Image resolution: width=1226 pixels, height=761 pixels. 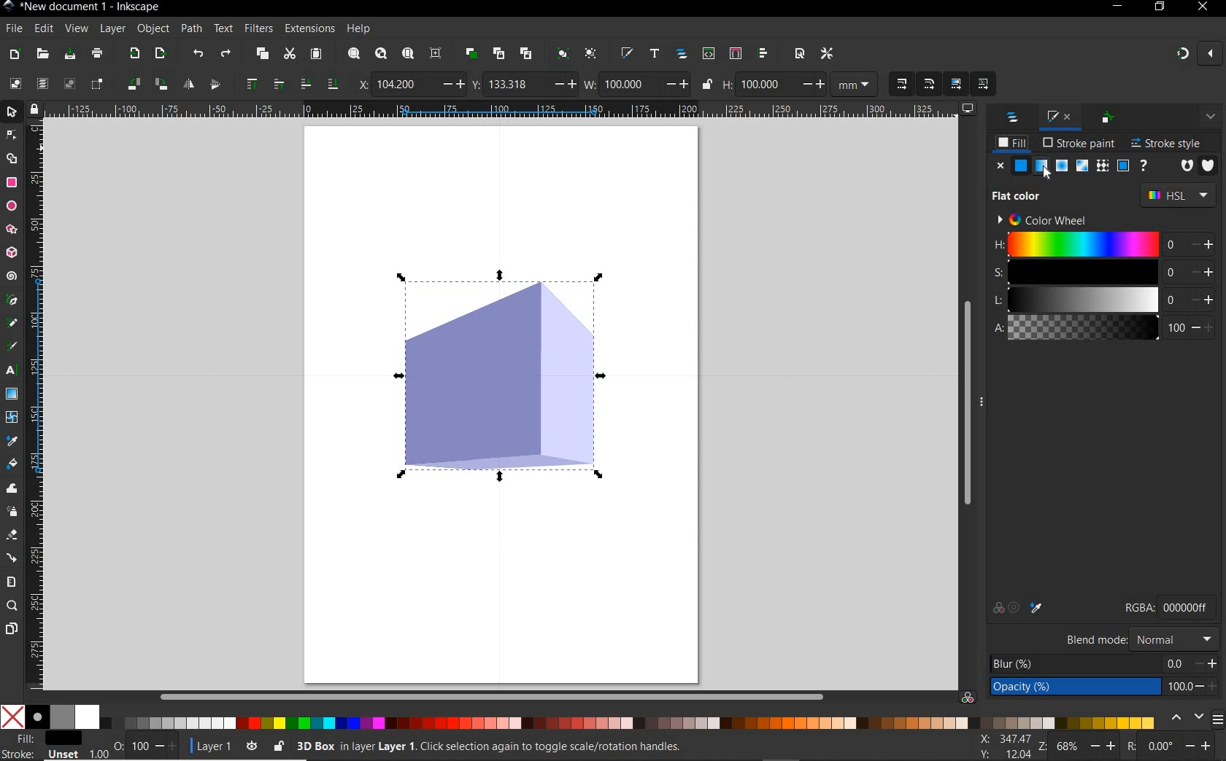 I want to click on EDIT, so click(x=42, y=27).